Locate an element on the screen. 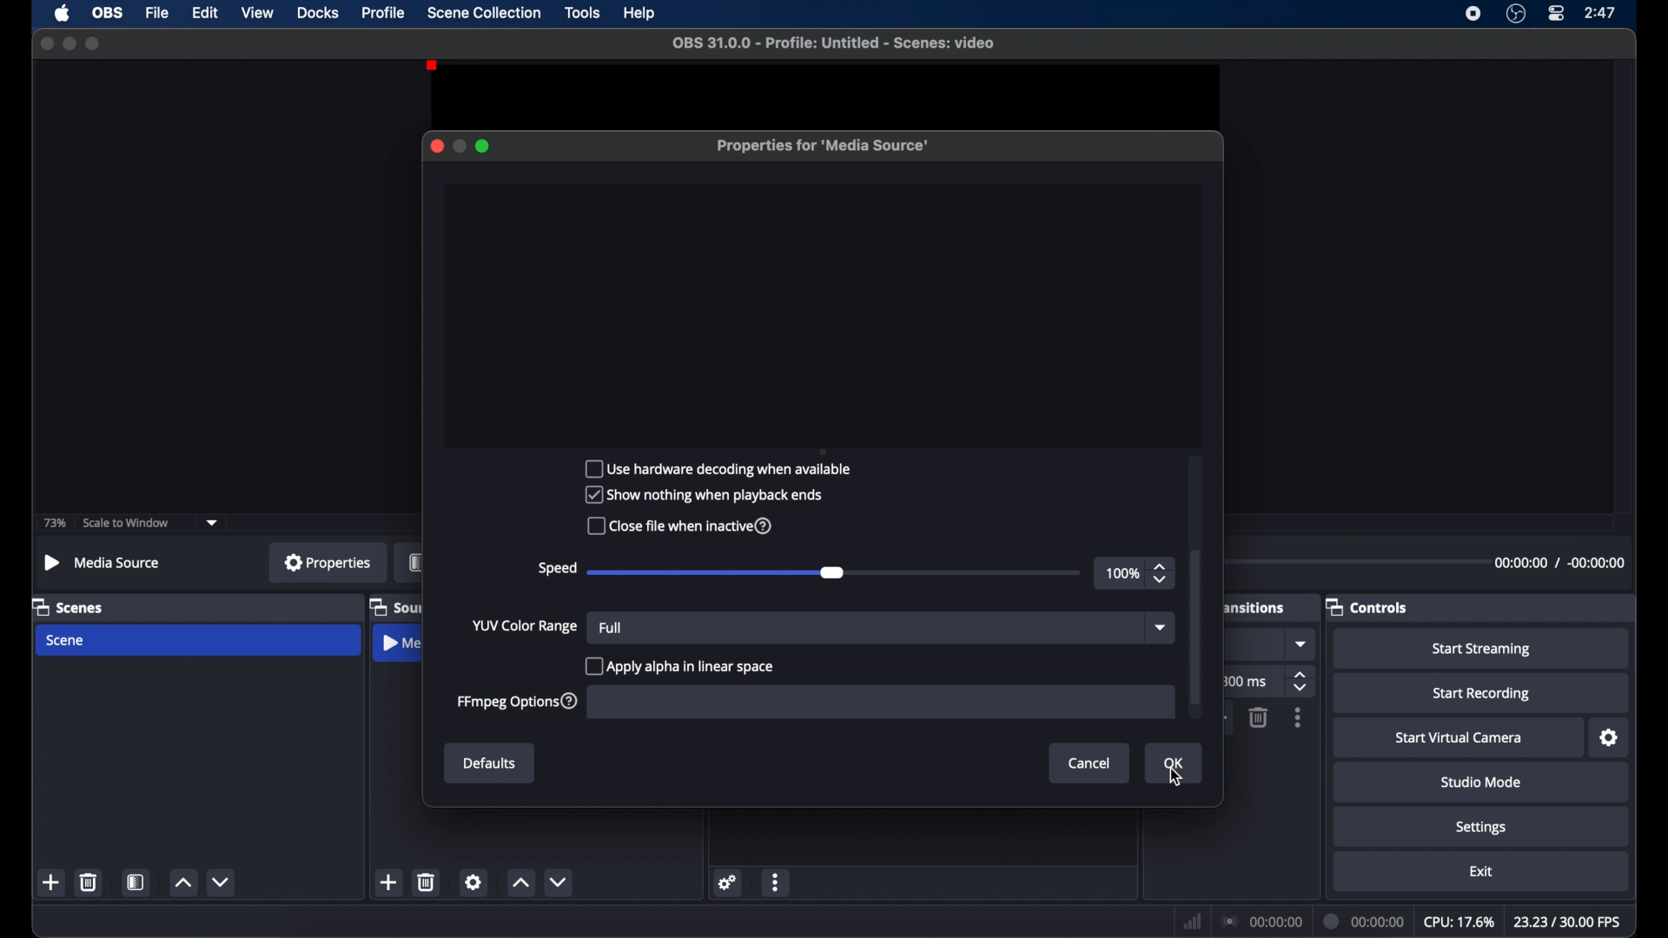 The width and height of the screenshot is (1668, 938). 100% is located at coordinates (1122, 574).